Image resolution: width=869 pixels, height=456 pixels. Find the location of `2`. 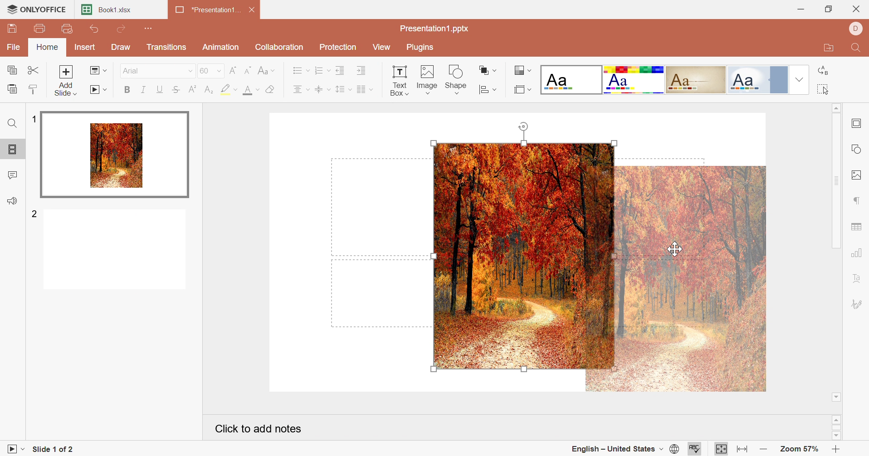

2 is located at coordinates (35, 213).